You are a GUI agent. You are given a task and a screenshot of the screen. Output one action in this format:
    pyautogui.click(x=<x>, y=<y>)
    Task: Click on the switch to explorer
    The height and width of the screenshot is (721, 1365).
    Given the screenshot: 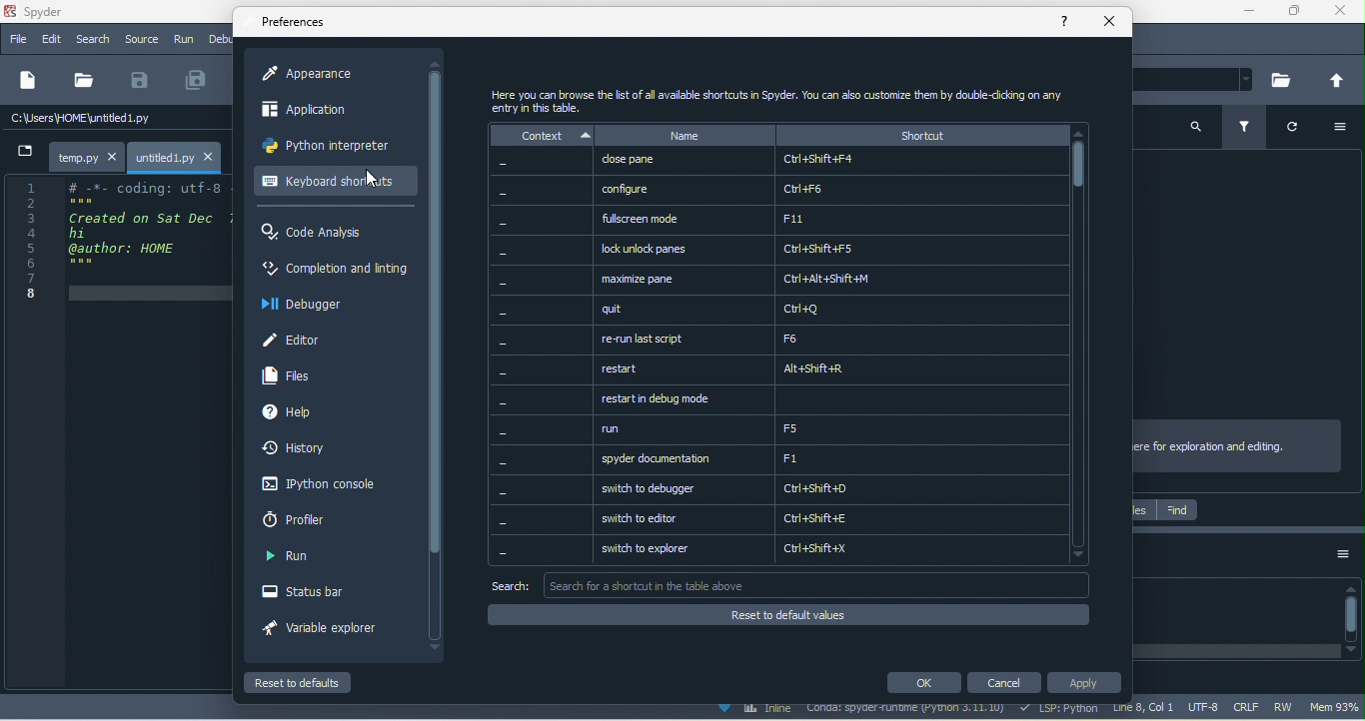 What is the action you would take?
    pyautogui.click(x=822, y=552)
    